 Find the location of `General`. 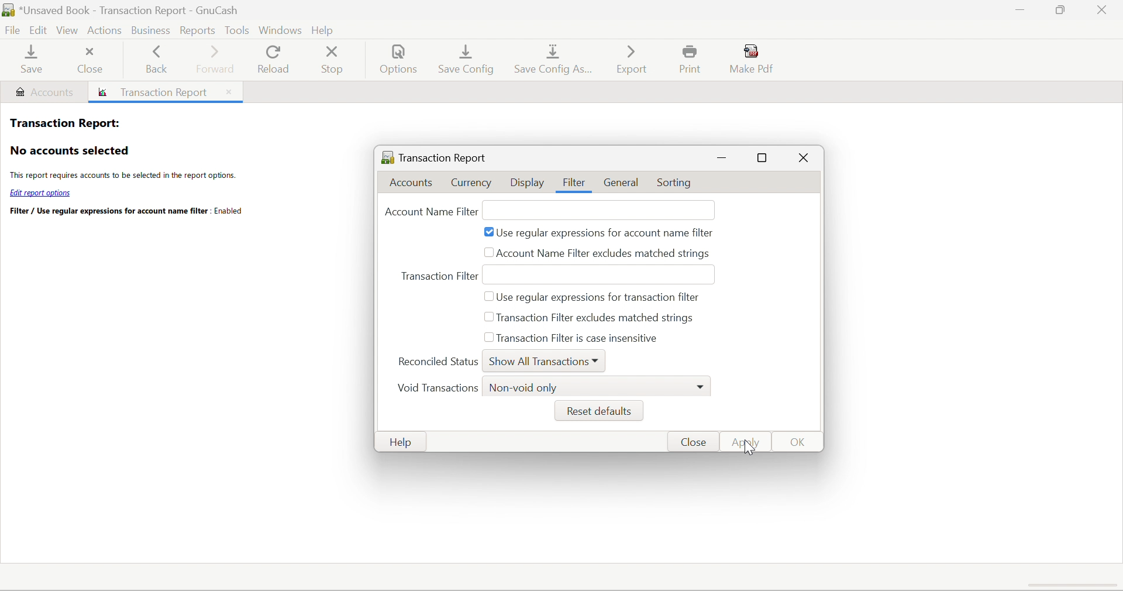

General is located at coordinates (623, 183).